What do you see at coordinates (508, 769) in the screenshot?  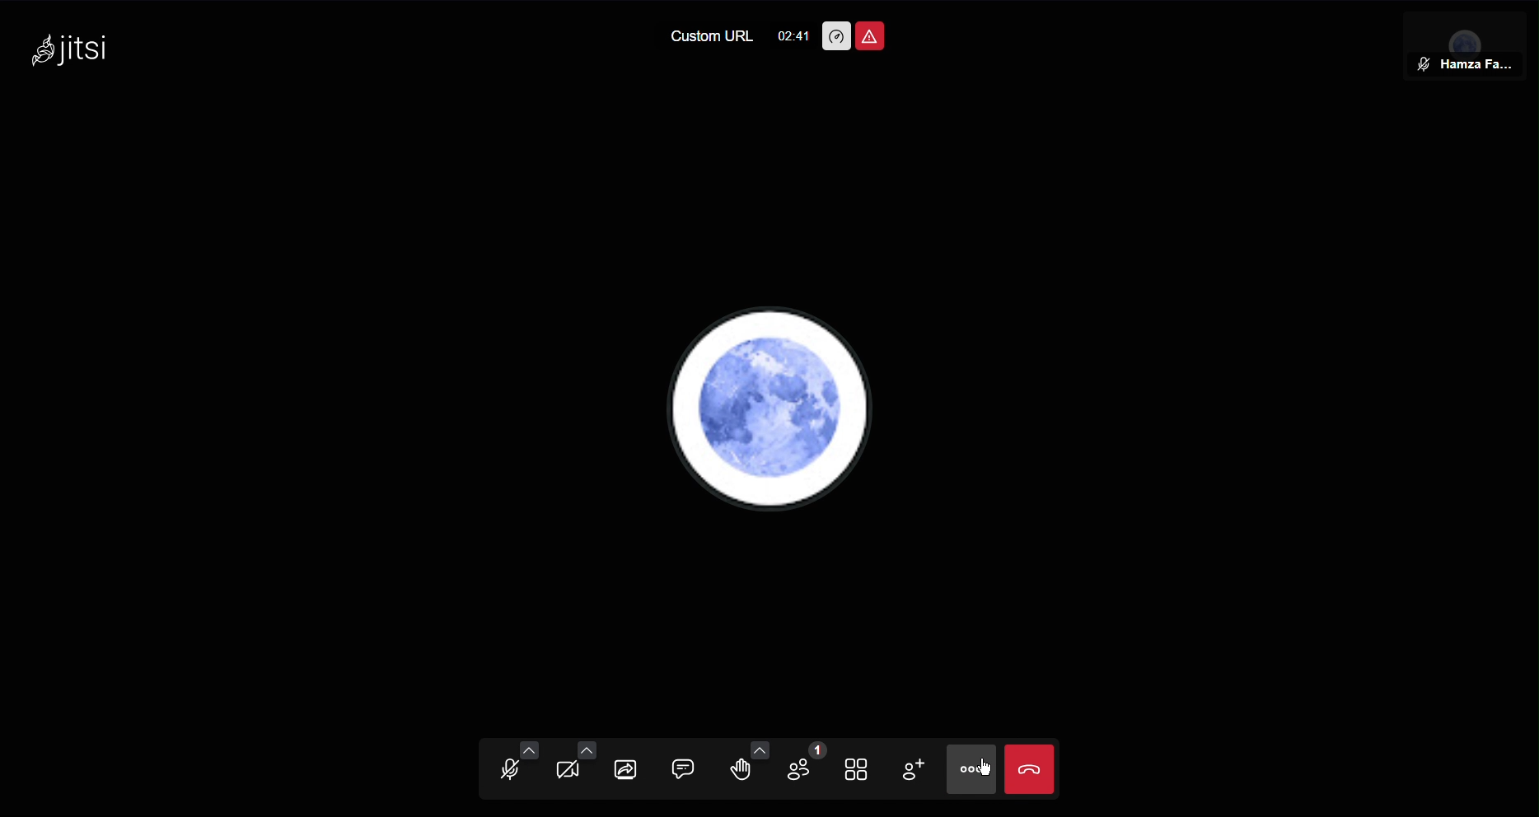 I see `Audio` at bounding box center [508, 769].